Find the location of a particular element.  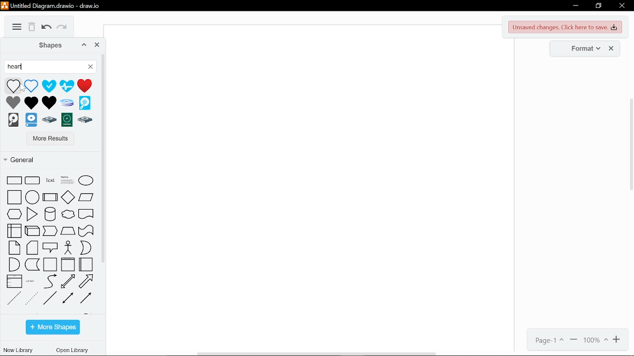

Healthy is located at coordinates (49, 86).